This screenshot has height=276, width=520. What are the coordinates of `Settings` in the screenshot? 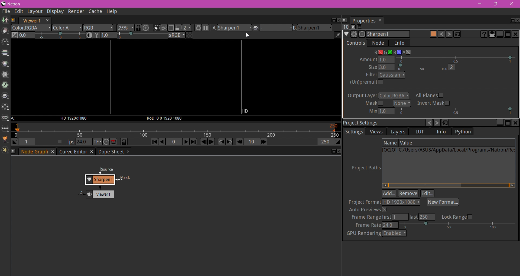 It's located at (355, 132).